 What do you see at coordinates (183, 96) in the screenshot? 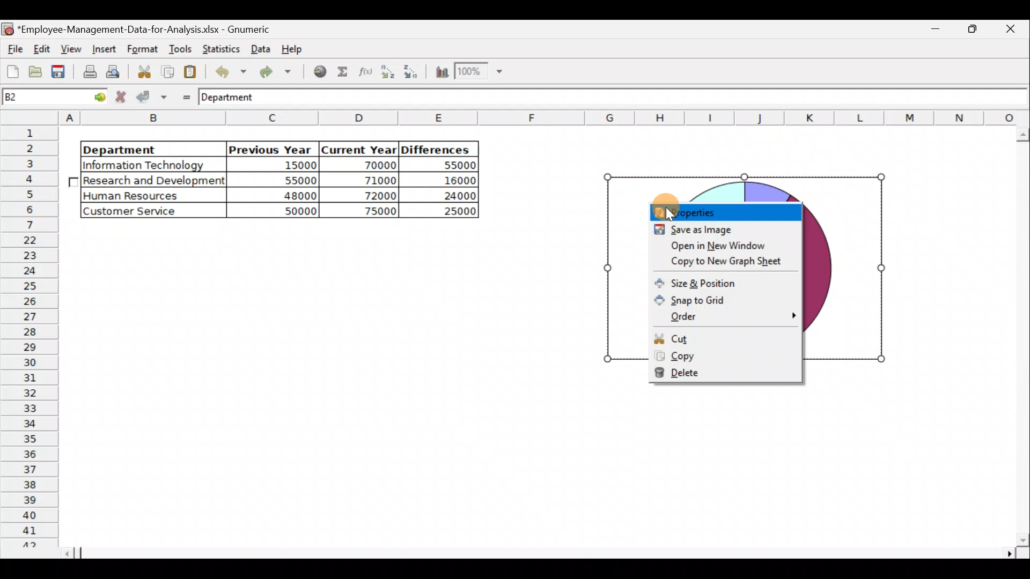
I see `Enter formula` at bounding box center [183, 96].